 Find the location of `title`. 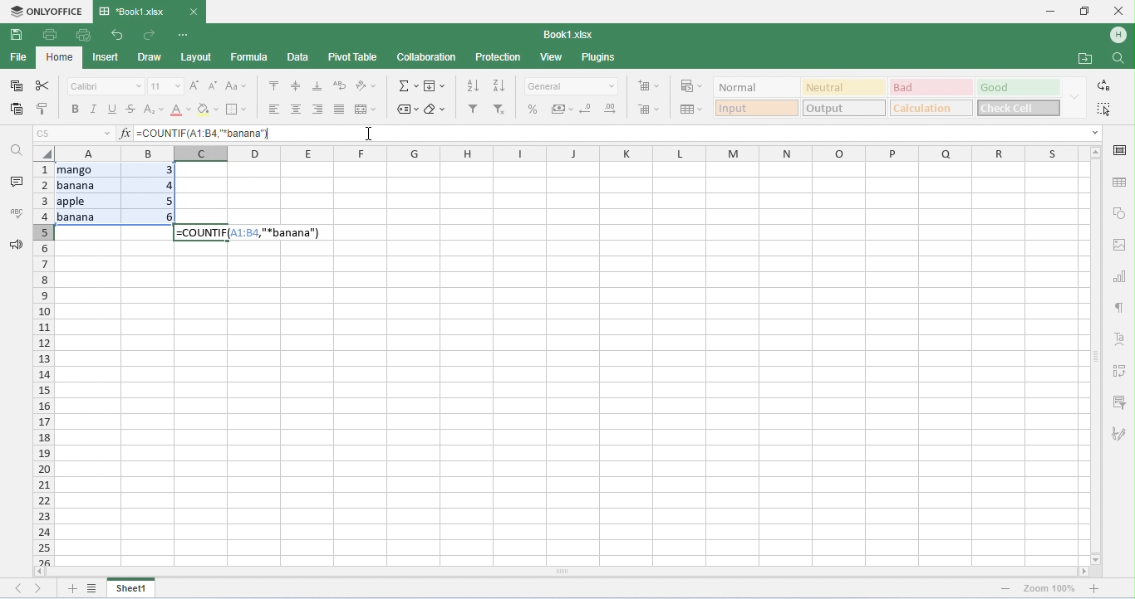

title is located at coordinates (133, 11).